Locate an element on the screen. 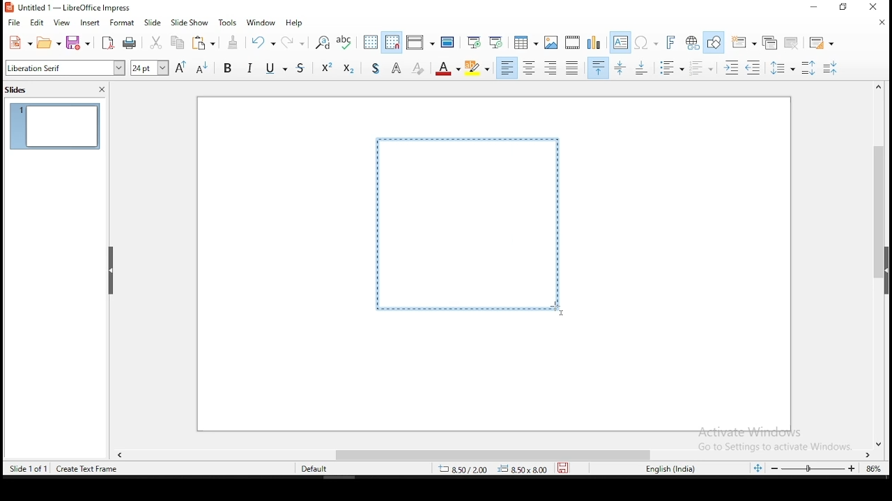  character highlighting color is located at coordinates (476, 67).